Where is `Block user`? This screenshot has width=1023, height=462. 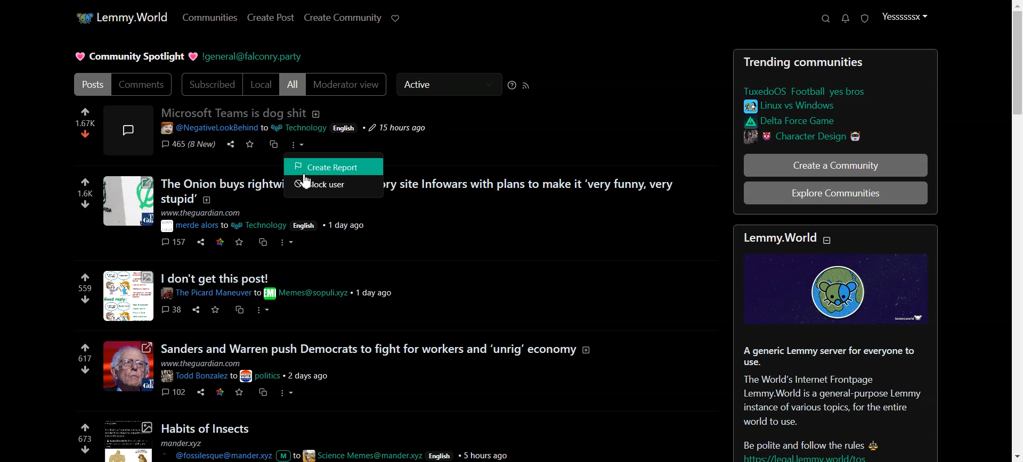 Block user is located at coordinates (334, 186).